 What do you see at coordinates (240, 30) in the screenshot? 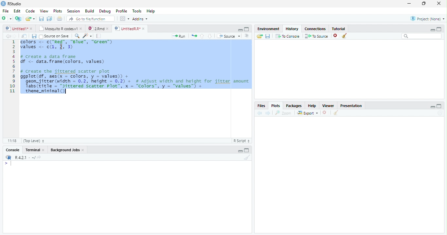
I see `Minimize` at bounding box center [240, 30].